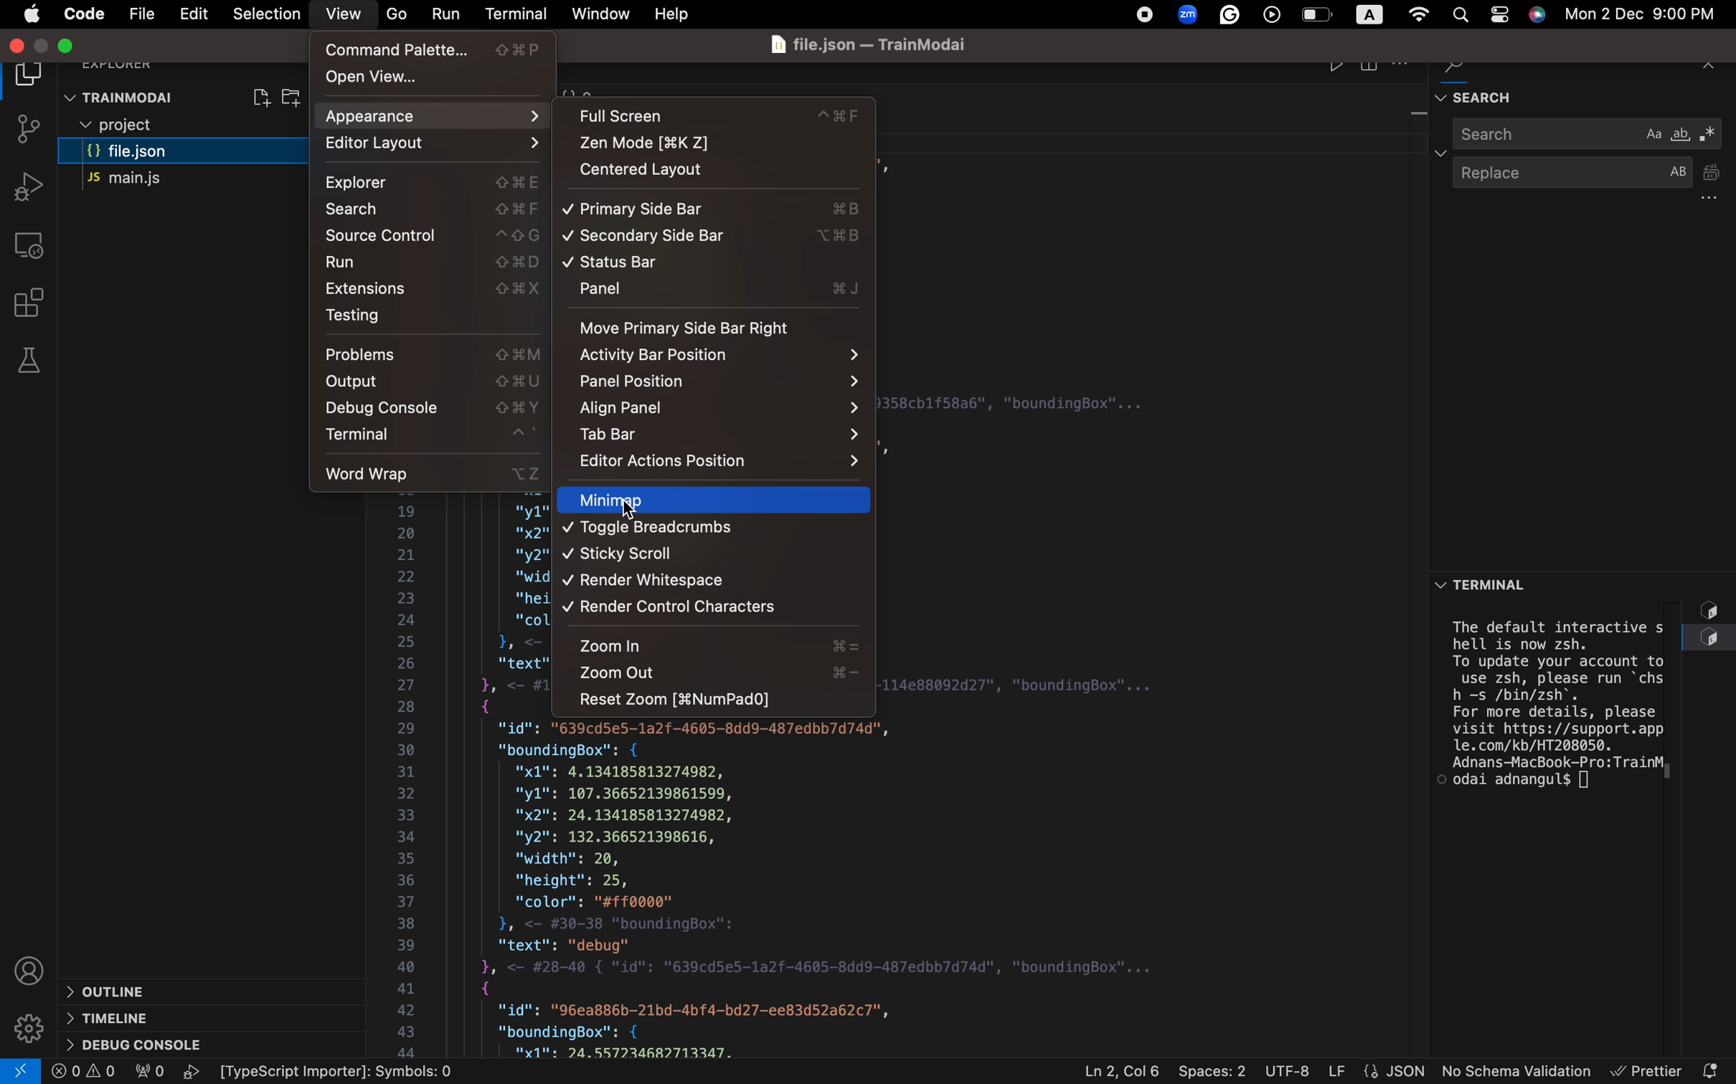 This screenshot has width=1736, height=1084. What do you see at coordinates (435, 209) in the screenshot?
I see `search` at bounding box center [435, 209].